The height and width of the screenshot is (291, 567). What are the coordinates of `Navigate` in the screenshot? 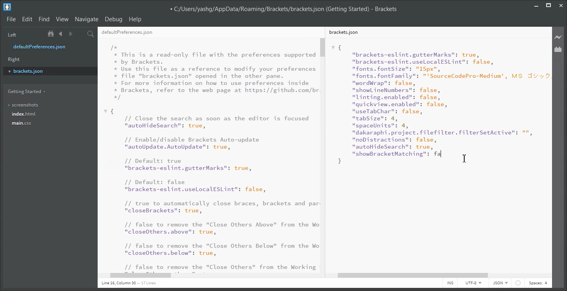 It's located at (87, 19).